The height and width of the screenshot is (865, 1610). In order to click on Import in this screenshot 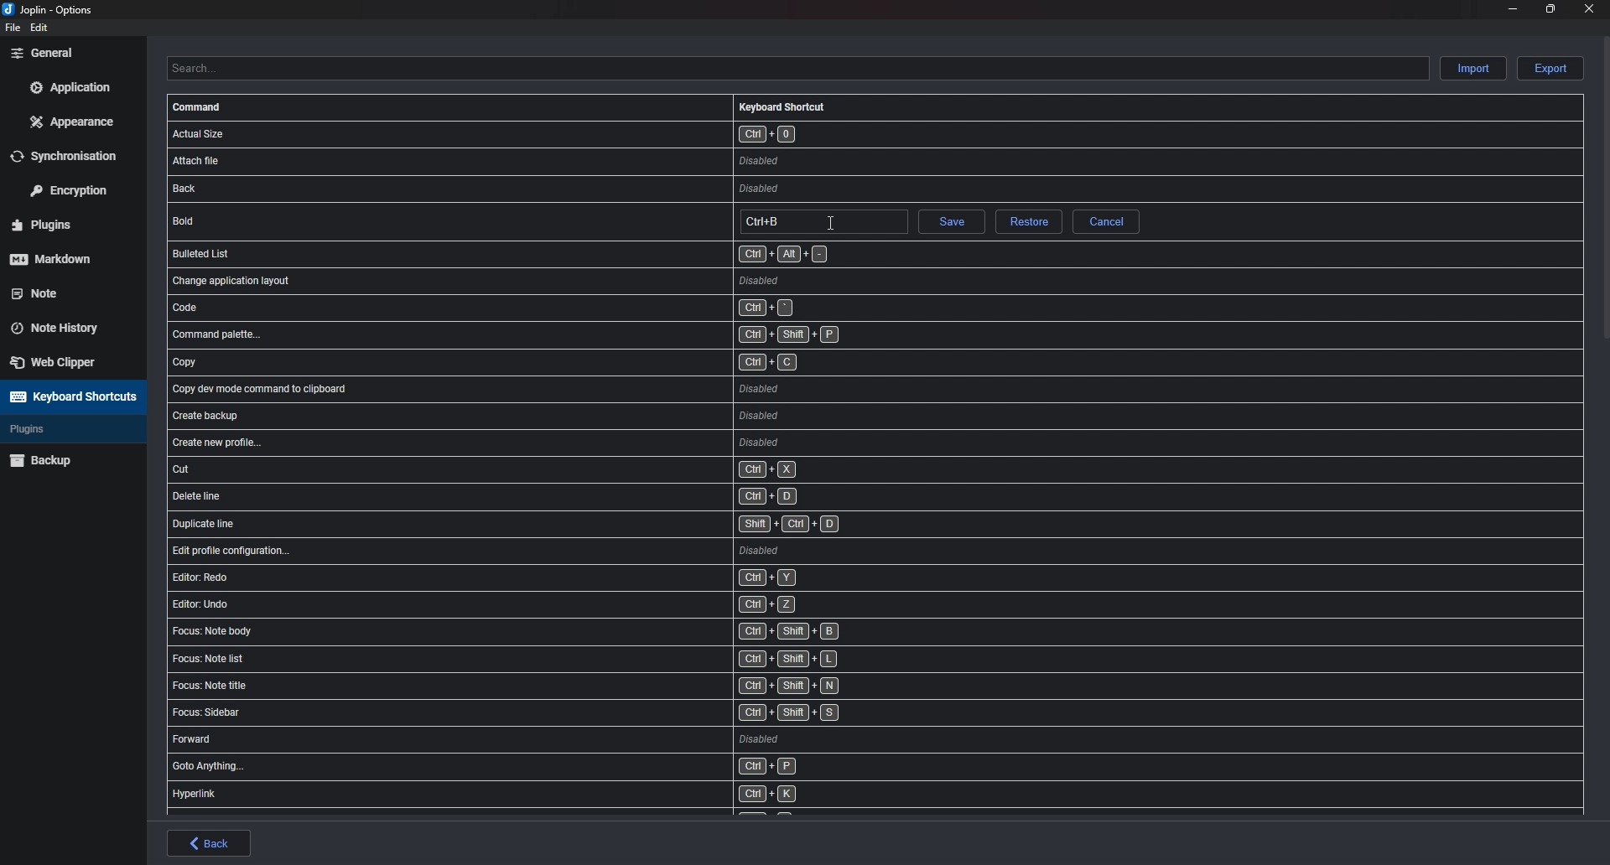, I will do `click(1475, 67)`.